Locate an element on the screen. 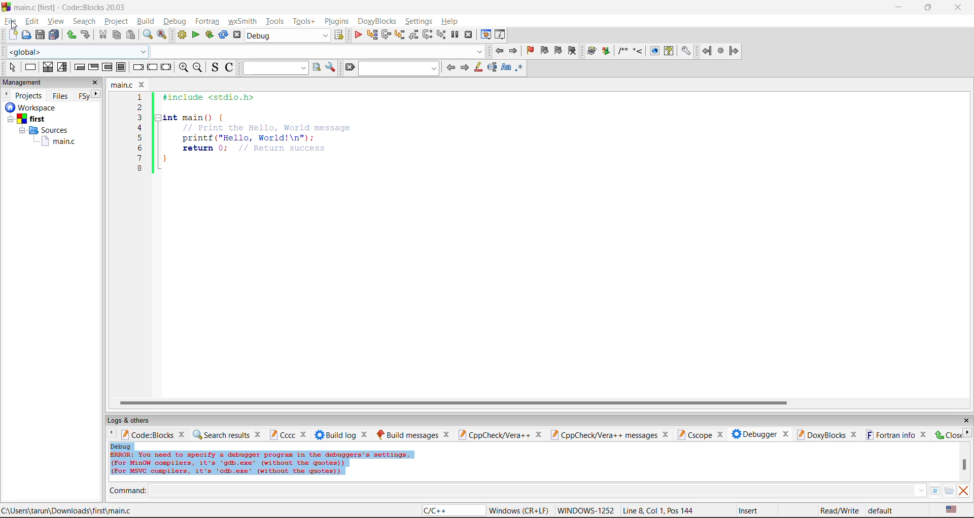  close is located at coordinates (143, 85).